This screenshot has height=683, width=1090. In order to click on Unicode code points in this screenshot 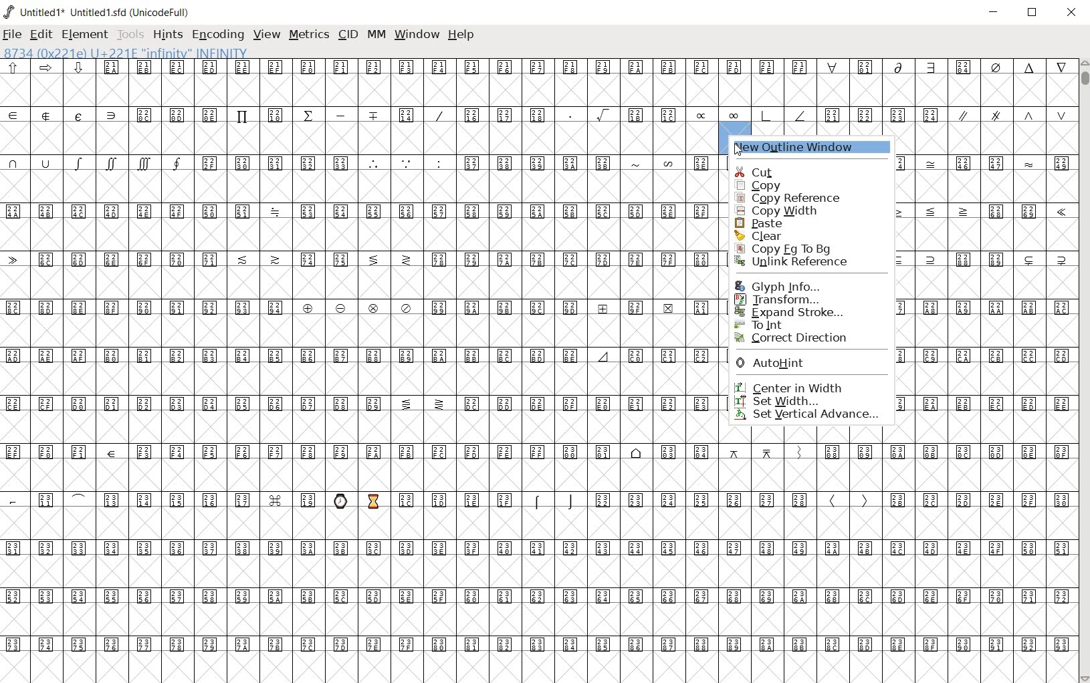, I will do `click(880, 115)`.